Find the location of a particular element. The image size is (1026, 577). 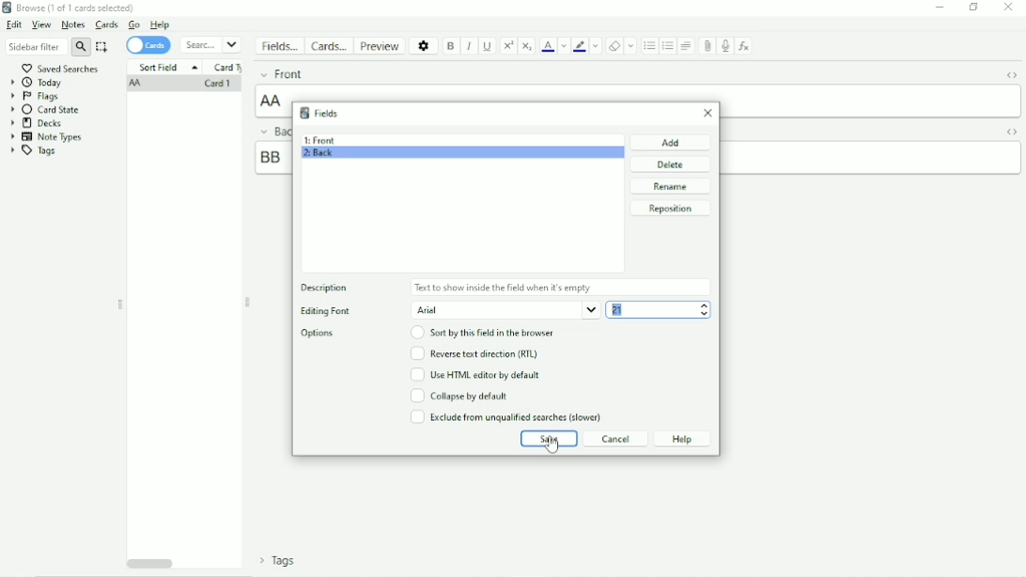

Notes is located at coordinates (73, 24).